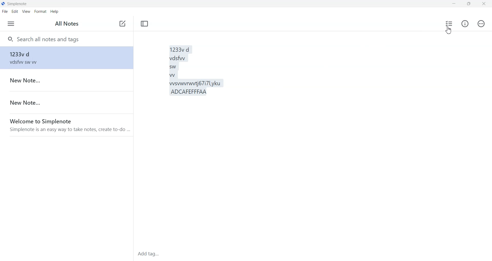 This screenshot has height=261, width=492. I want to click on Edit, so click(15, 12).